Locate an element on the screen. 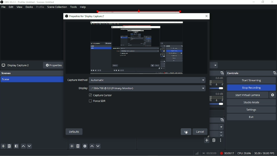 This screenshot has height=156, width=277. Desktop audio slider is located at coordinates (218, 84).